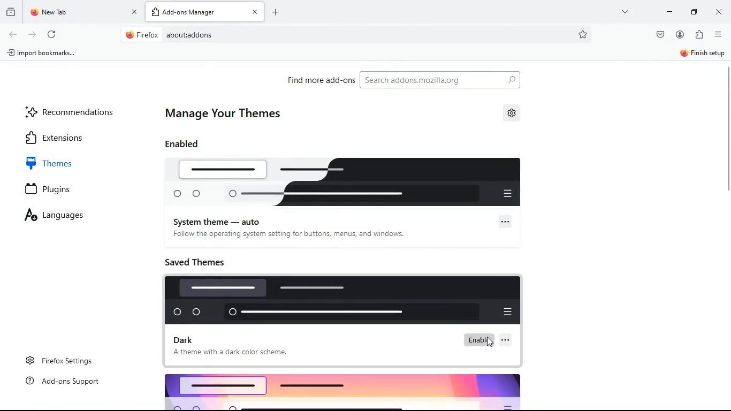  What do you see at coordinates (349, 182) in the screenshot?
I see `logo` at bounding box center [349, 182].